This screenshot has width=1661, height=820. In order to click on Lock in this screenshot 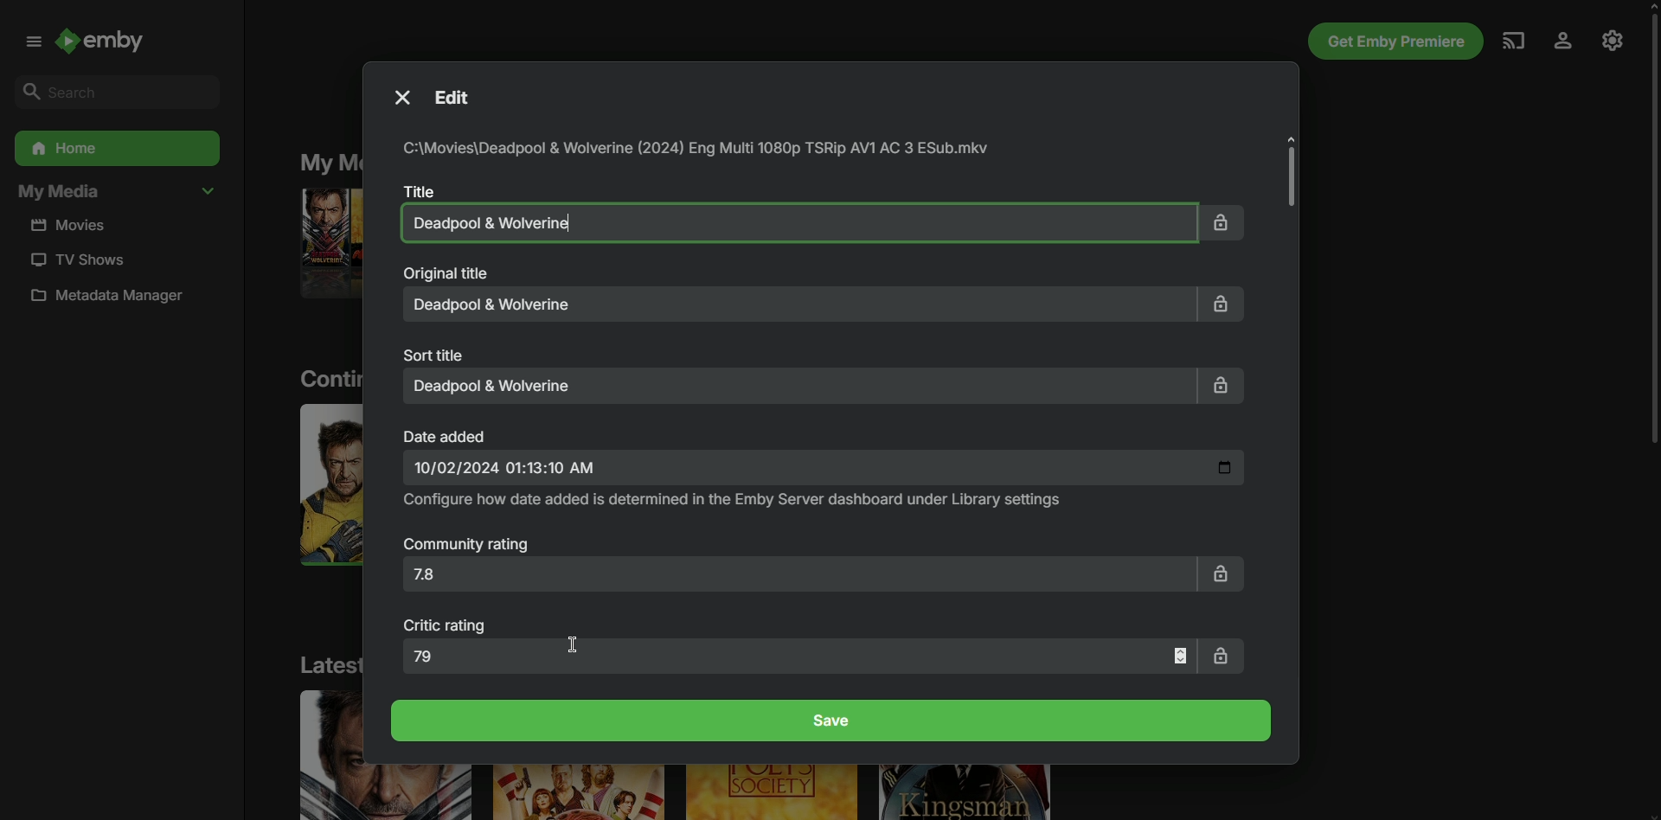, I will do `click(1222, 221)`.